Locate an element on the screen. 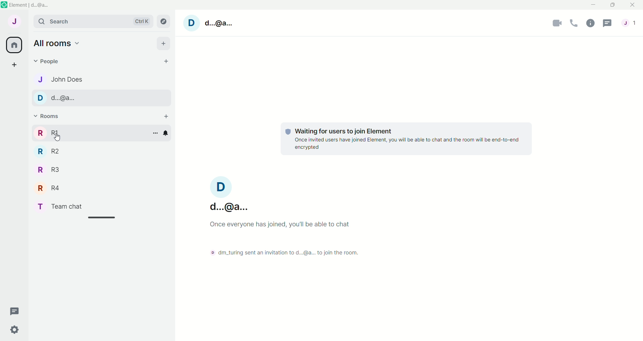  J John Does is located at coordinates (64, 80).